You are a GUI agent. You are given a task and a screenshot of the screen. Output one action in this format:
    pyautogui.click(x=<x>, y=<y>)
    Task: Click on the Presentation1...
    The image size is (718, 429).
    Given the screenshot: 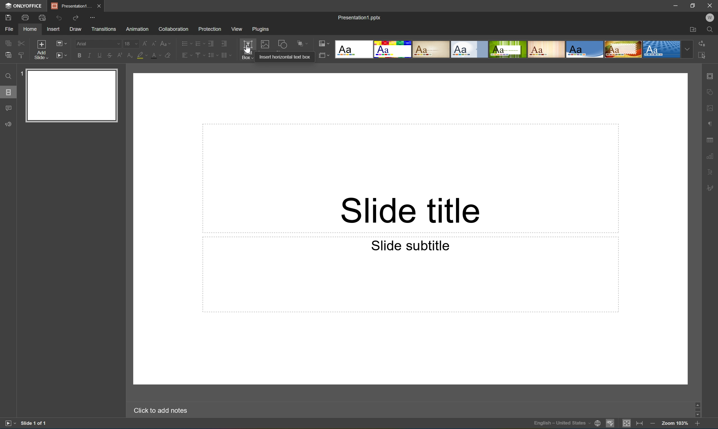 What is the action you would take?
    pyautogui.click(x=69, y=6)
    